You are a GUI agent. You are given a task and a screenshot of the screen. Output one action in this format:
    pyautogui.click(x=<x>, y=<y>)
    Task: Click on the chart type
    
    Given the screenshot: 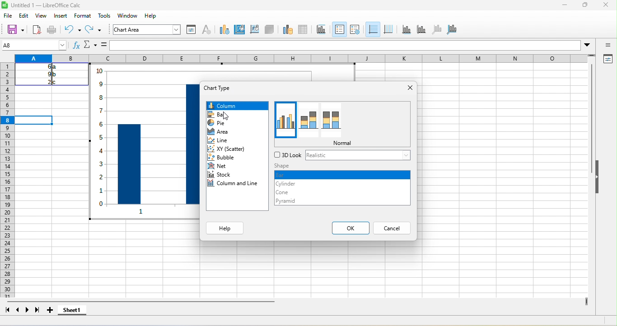 What is the action you would take?
    pyautogui.click(x=224, y=88)
    